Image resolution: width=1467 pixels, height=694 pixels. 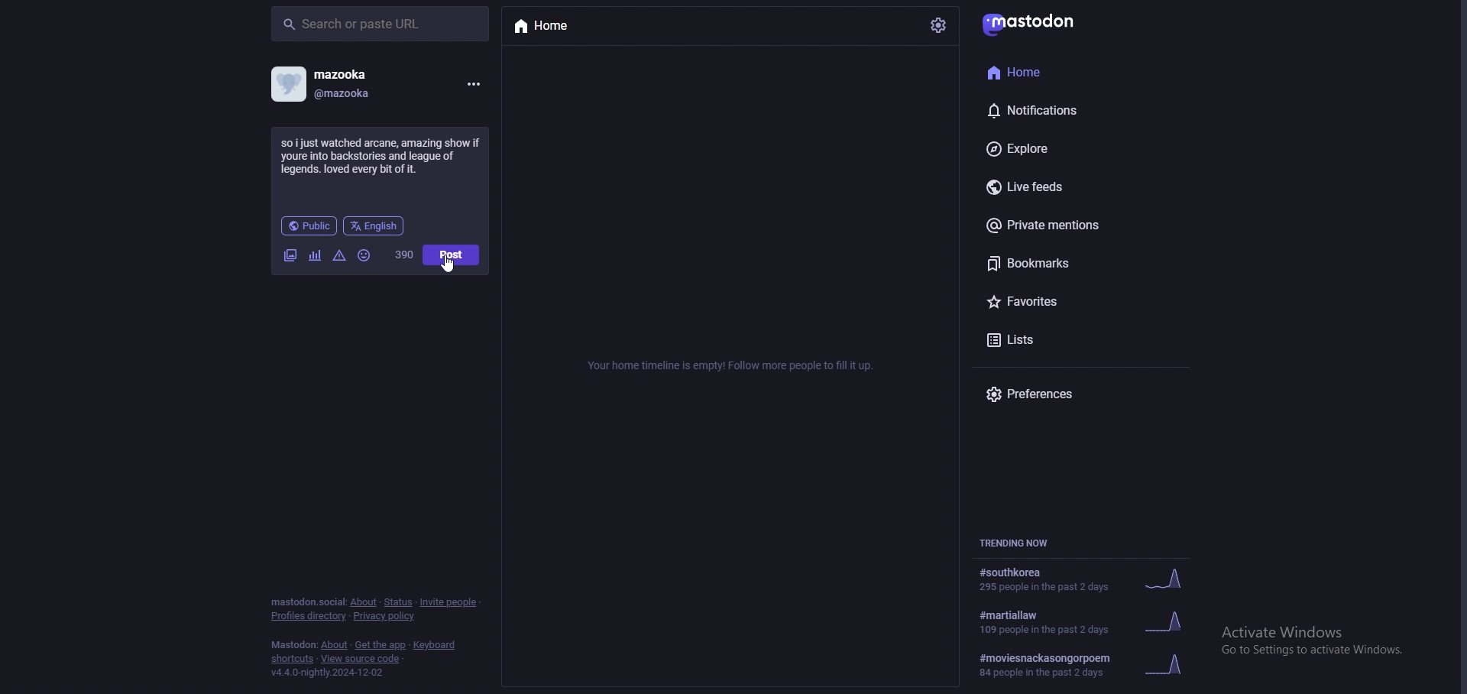 I want to click on language, so click(x=374, y=226).